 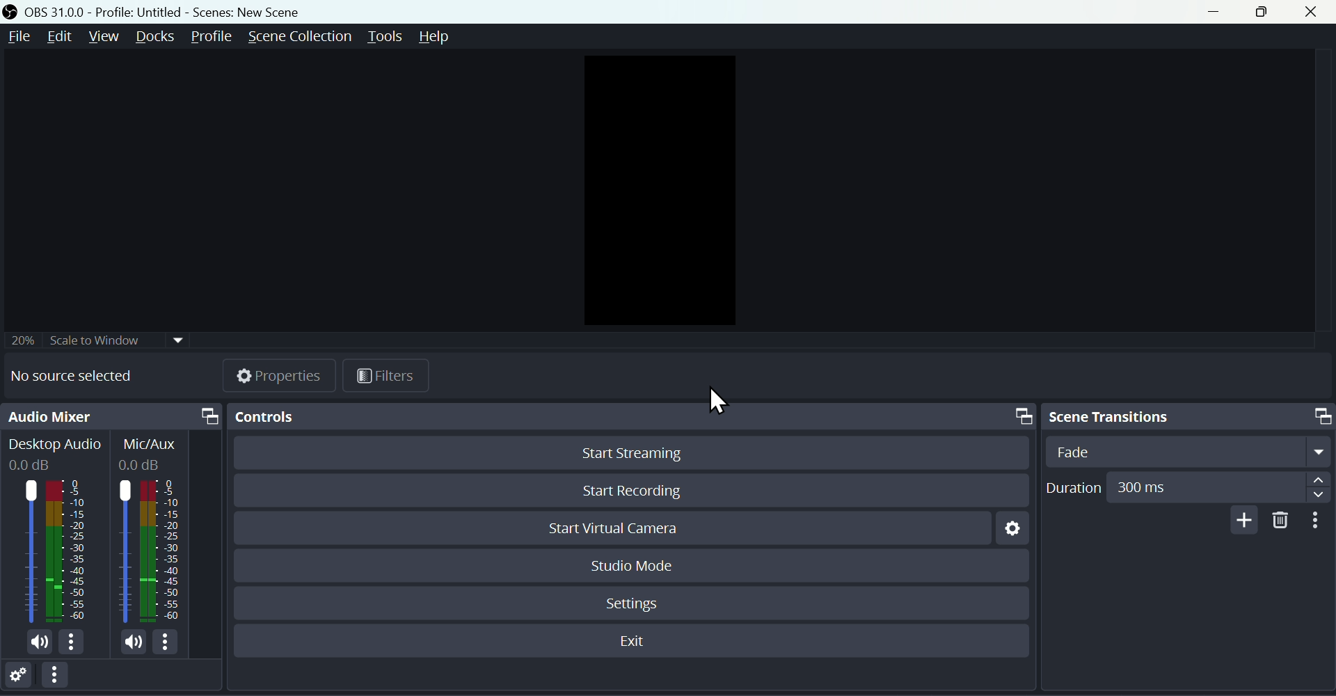 What do you see at coordinates (387, 376) in the screenshot?
I see `Filter` at bounding box center [387, 376].